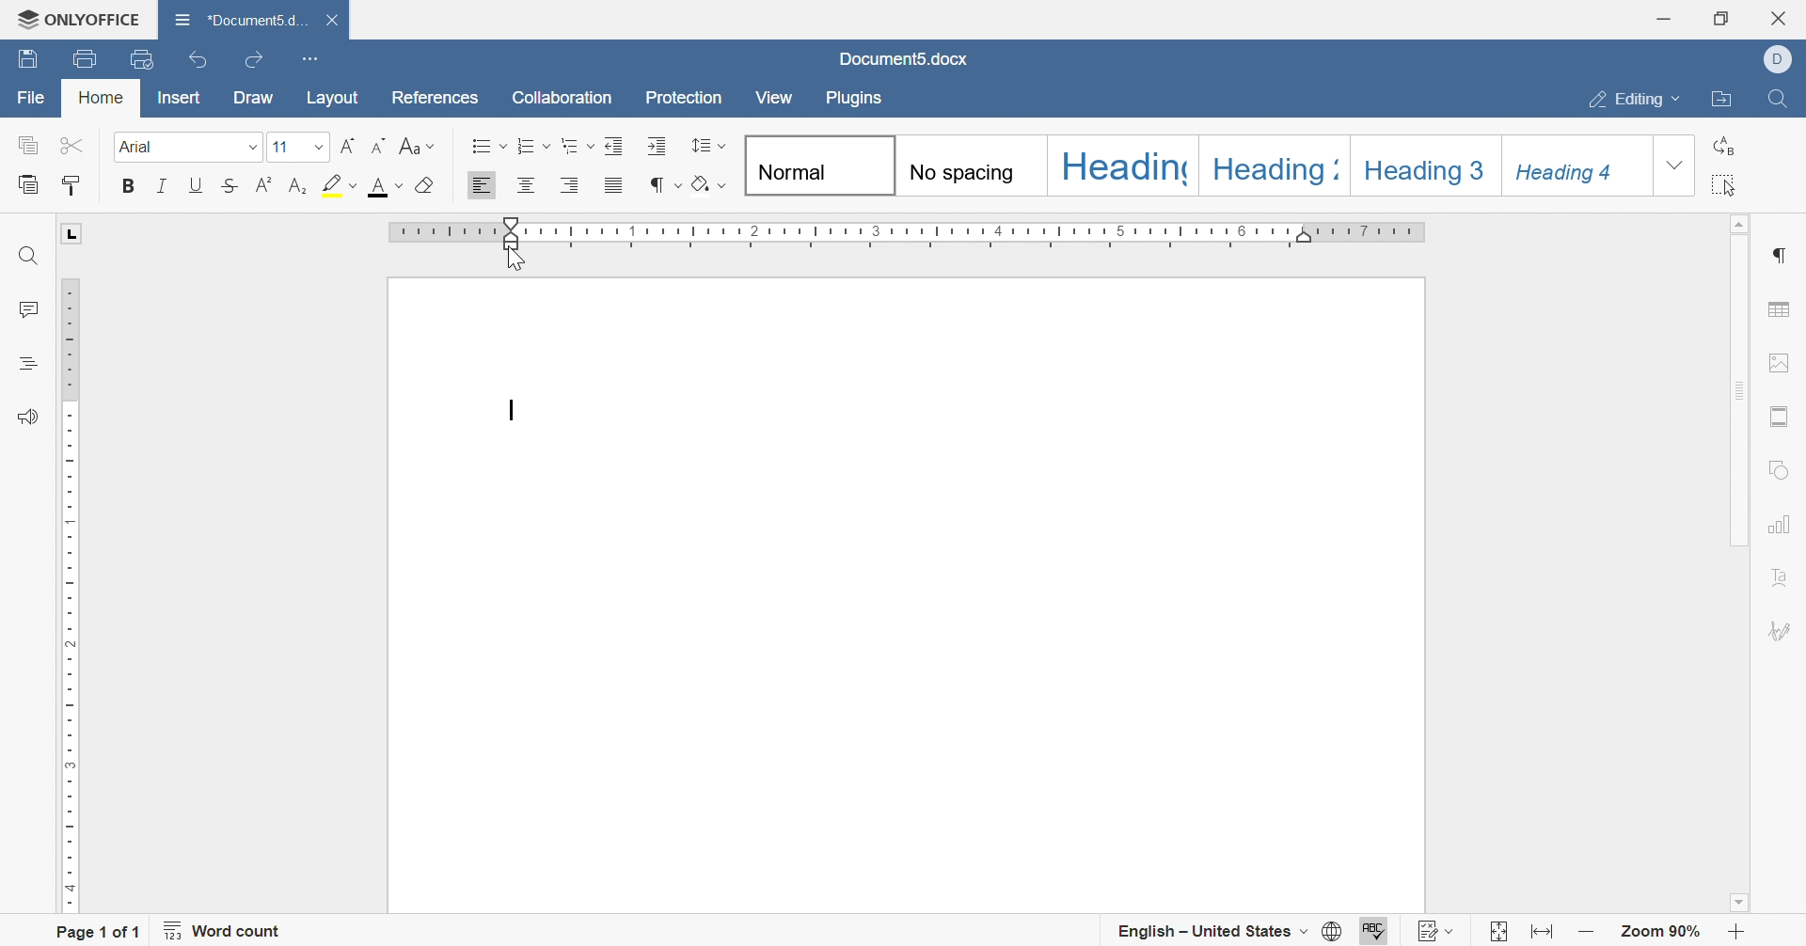 This screenshot has width=1806, height=946. I want to click on feedback and support, so click(26, 418).